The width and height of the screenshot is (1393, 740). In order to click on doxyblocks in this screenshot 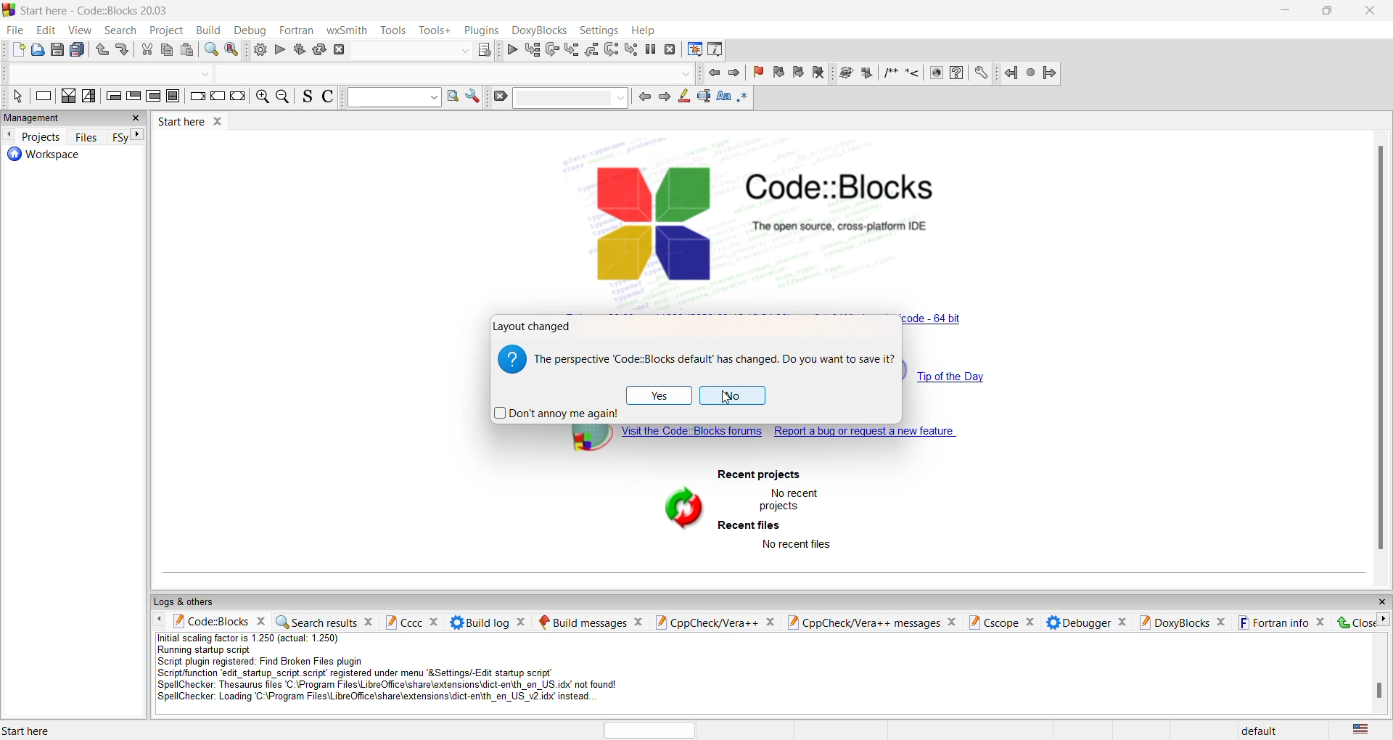, I will do `click(1173, 622)`.